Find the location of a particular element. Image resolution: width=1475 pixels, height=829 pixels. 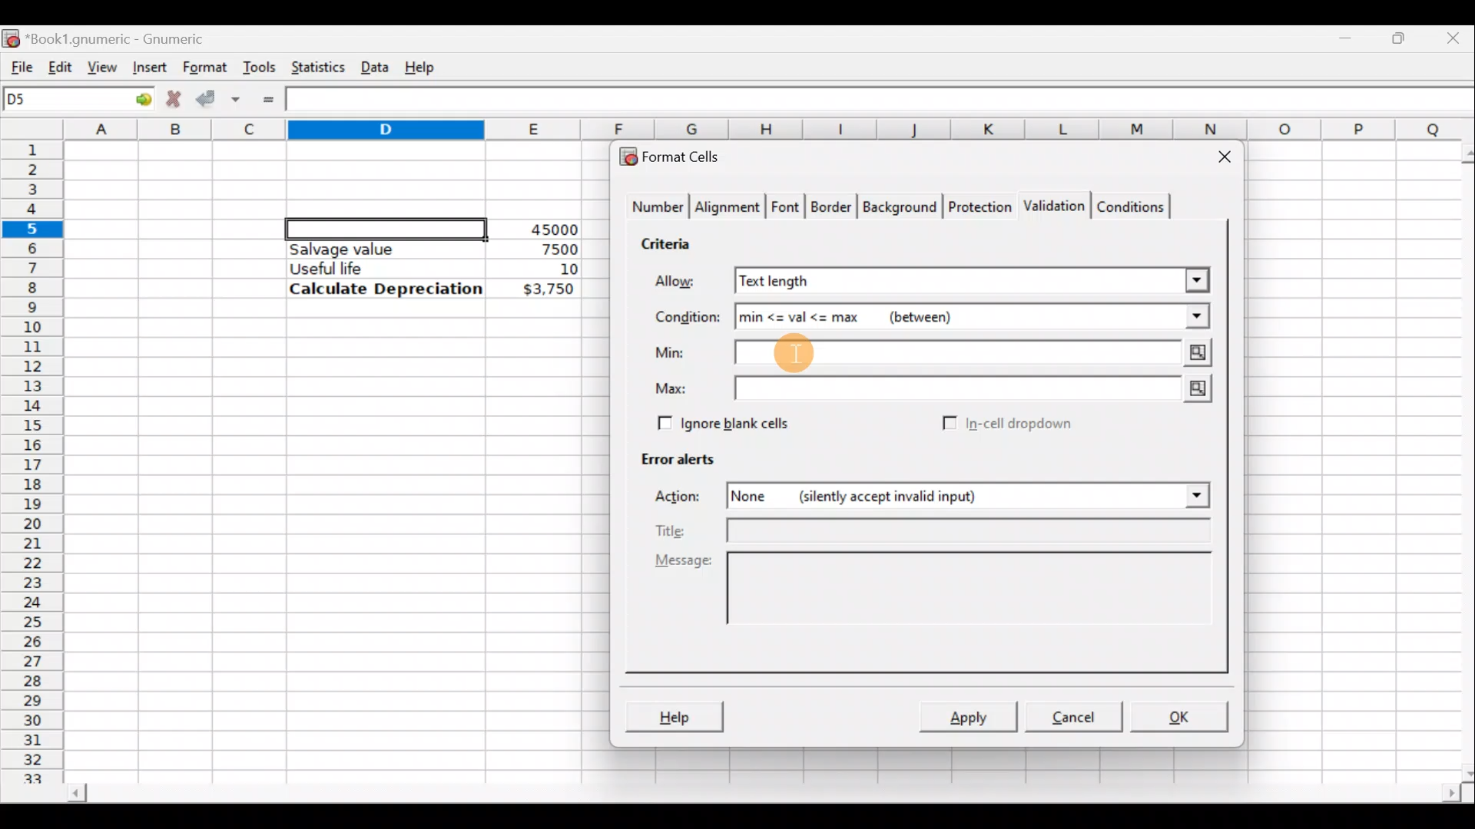

Selected cell is located at coordinates (386, 226).